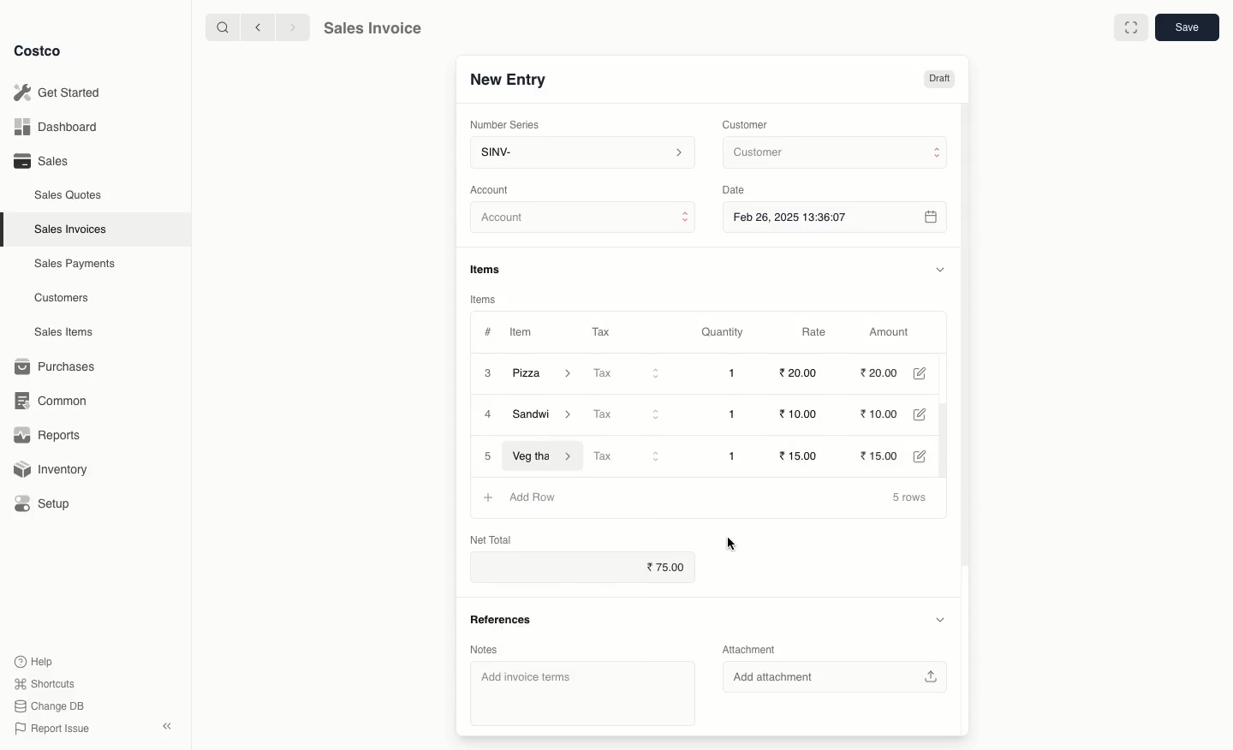 The width and height of the screenshot is (1233, 750). Describe the element at coordinates (750, 651) in the screenshot. I see `Attachment` at that location.